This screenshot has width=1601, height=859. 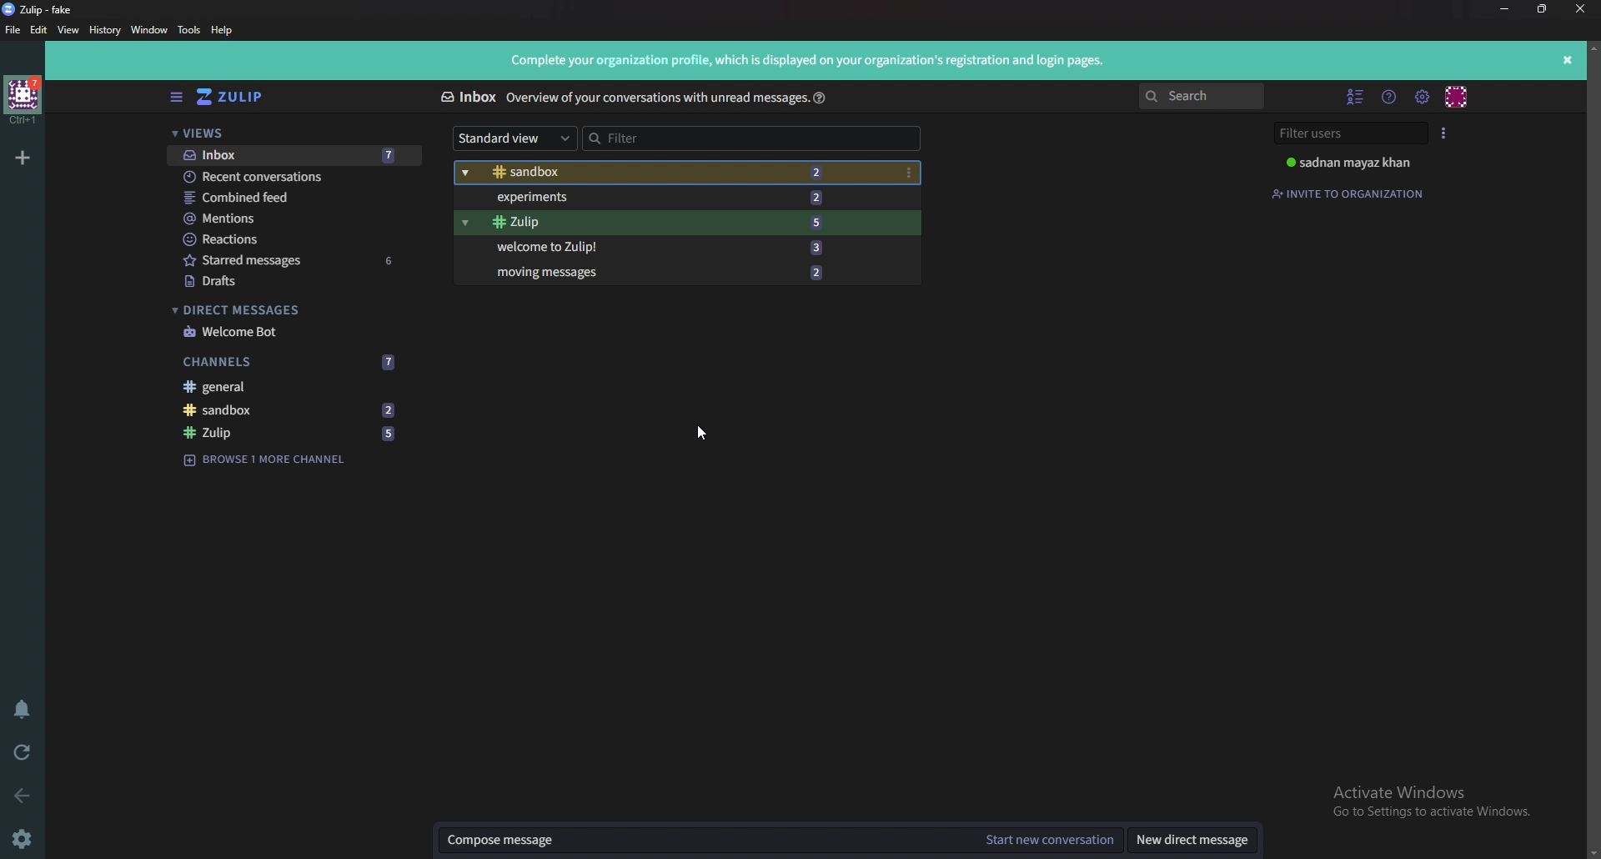 What do you see at coordinates (1388, 97) in the screenshot?
I see `Help menu` at bounding box center [1388, 97].